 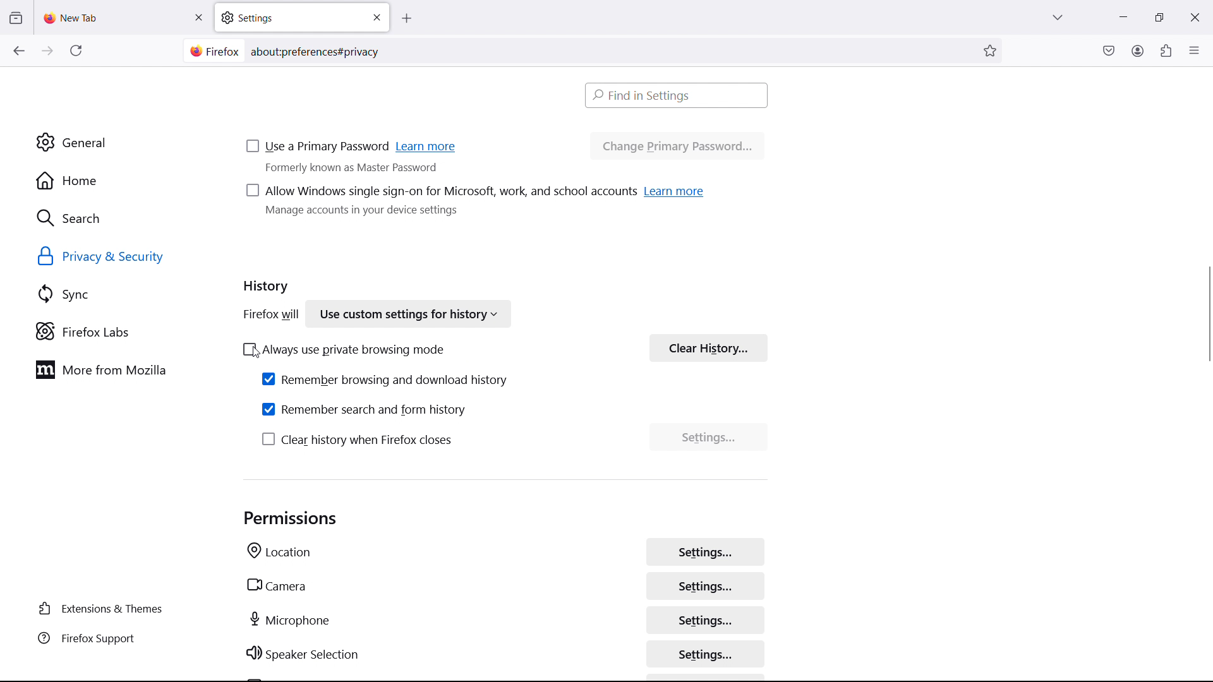 What do you see at coordinates (366, 216) in the screenshot?
I see `Manage accounts in your device settings` at bounding box center [366, 216].